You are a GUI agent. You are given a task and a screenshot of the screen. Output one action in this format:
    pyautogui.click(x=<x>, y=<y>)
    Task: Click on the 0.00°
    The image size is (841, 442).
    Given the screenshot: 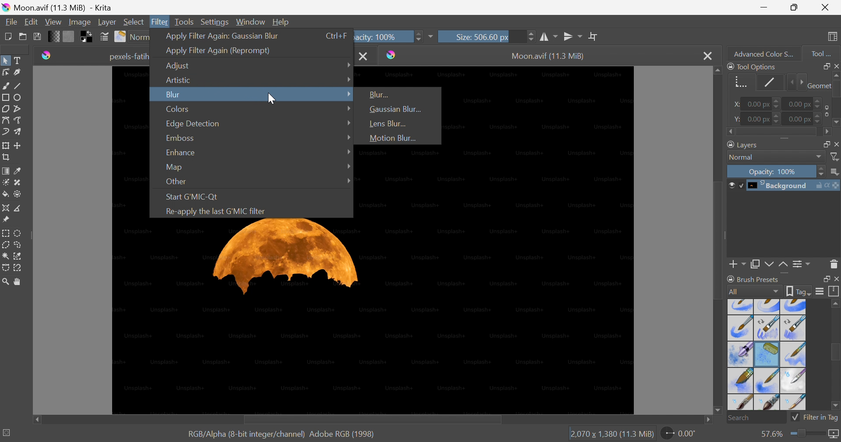 What is the action you would take?
    pyautogui.click(x=680, y=433)
    